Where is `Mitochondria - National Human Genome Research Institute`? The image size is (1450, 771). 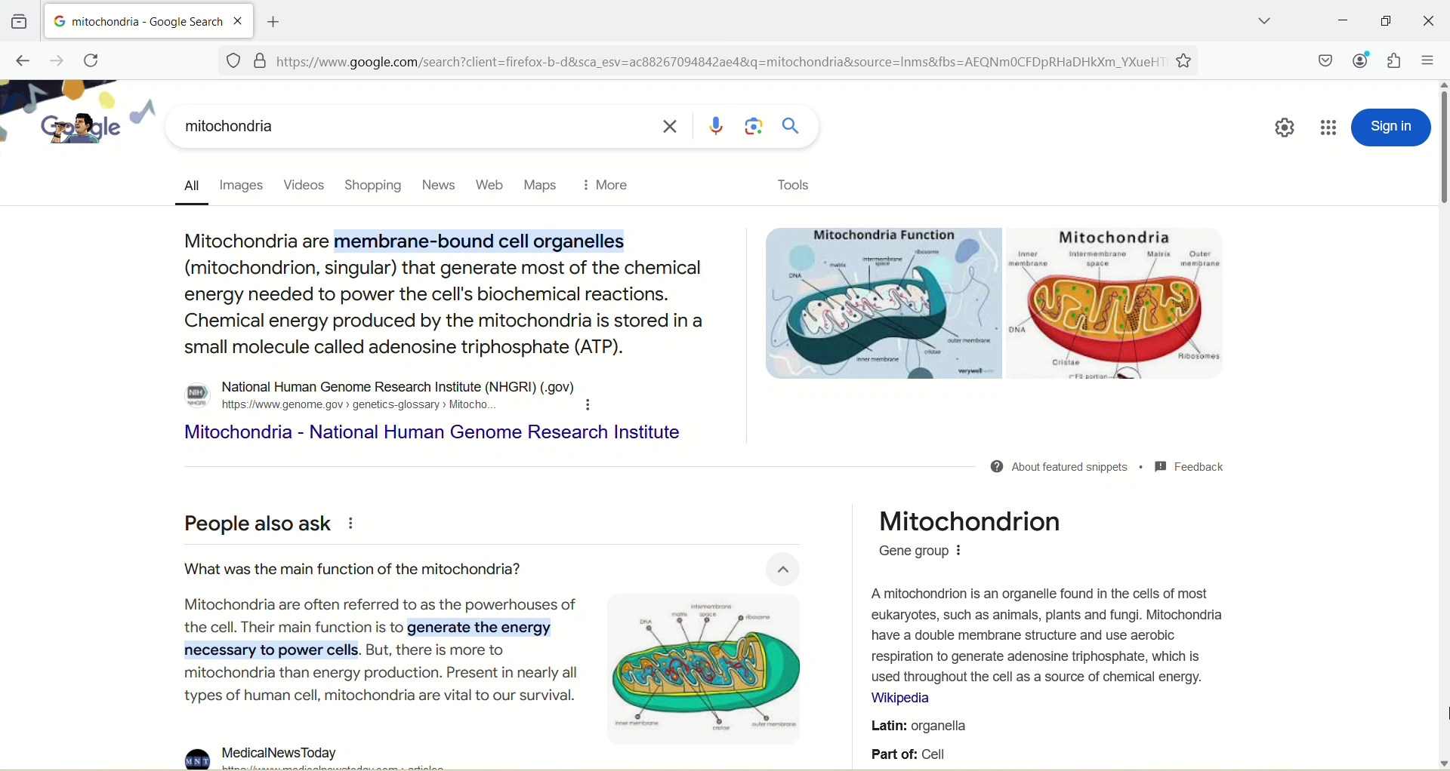
Mitochondria - National Human Genome Research Institute is located at coordinates (431, 433).